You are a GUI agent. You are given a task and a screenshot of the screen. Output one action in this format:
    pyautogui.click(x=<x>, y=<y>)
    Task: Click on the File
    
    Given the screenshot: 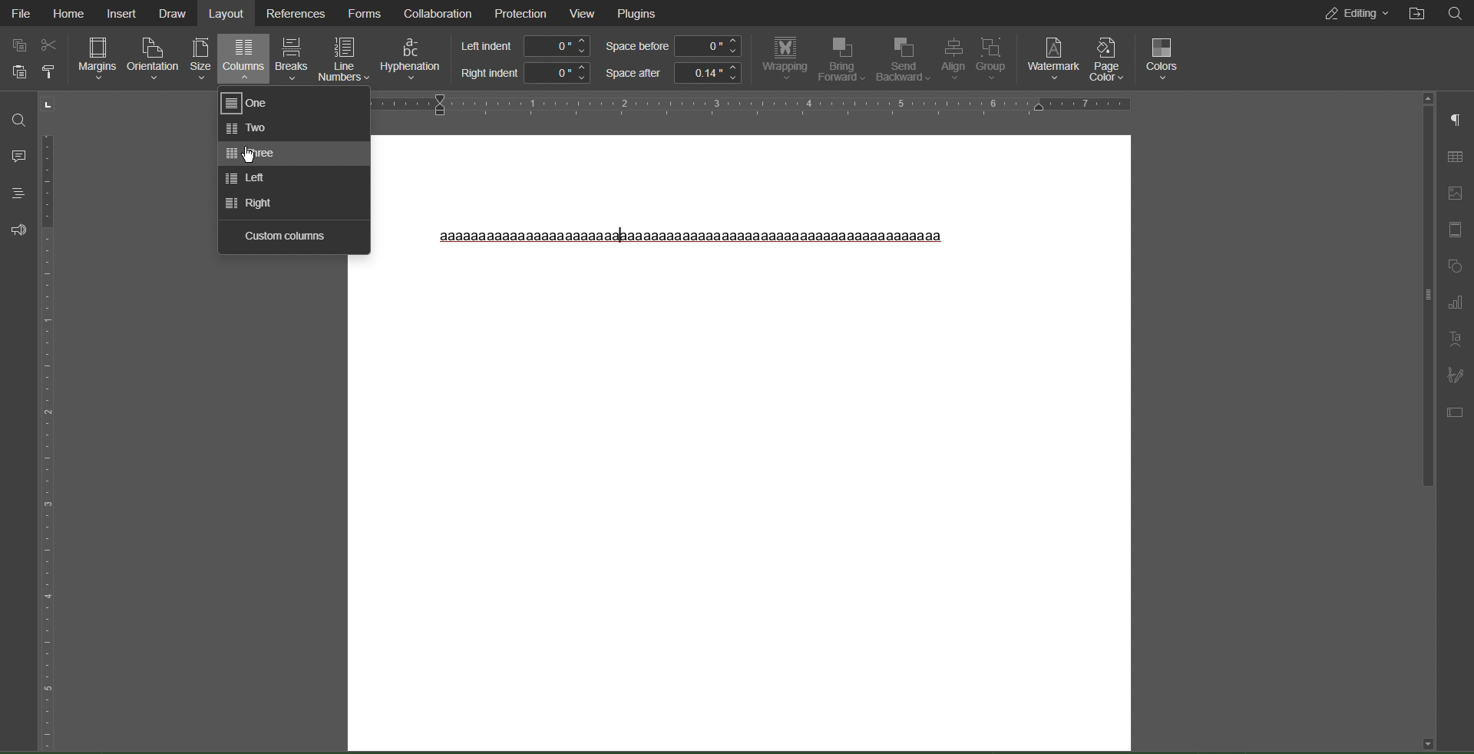 What is the action you would take?
    pyautogui.click(x=22, y=14)
    